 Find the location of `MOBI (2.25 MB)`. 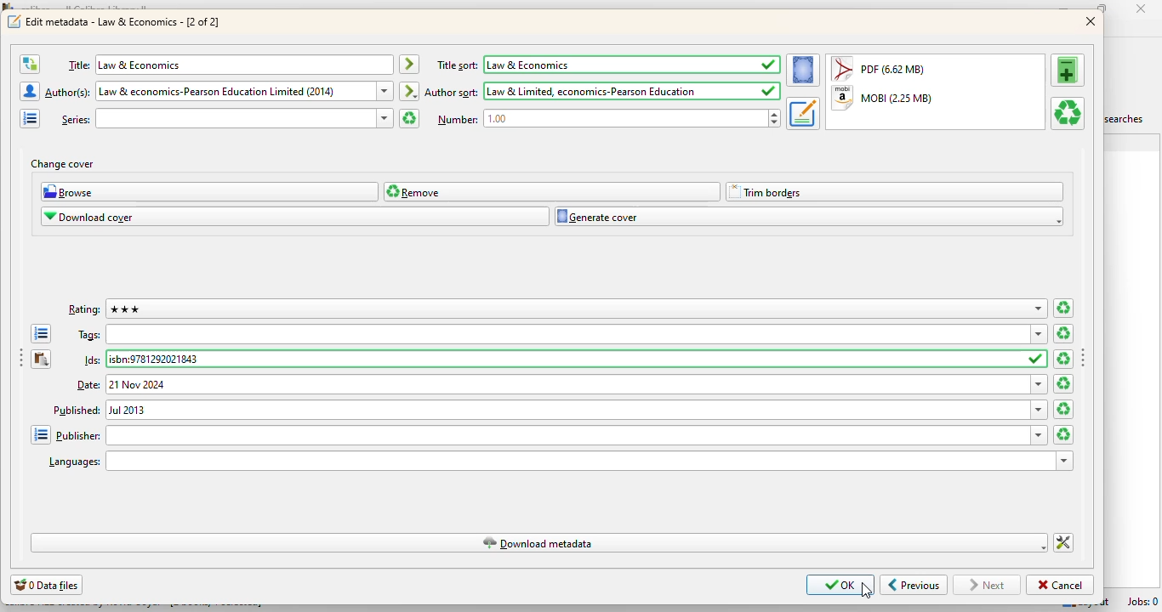

MOBI (2.25 MB) is located at coordinates (883, 99).